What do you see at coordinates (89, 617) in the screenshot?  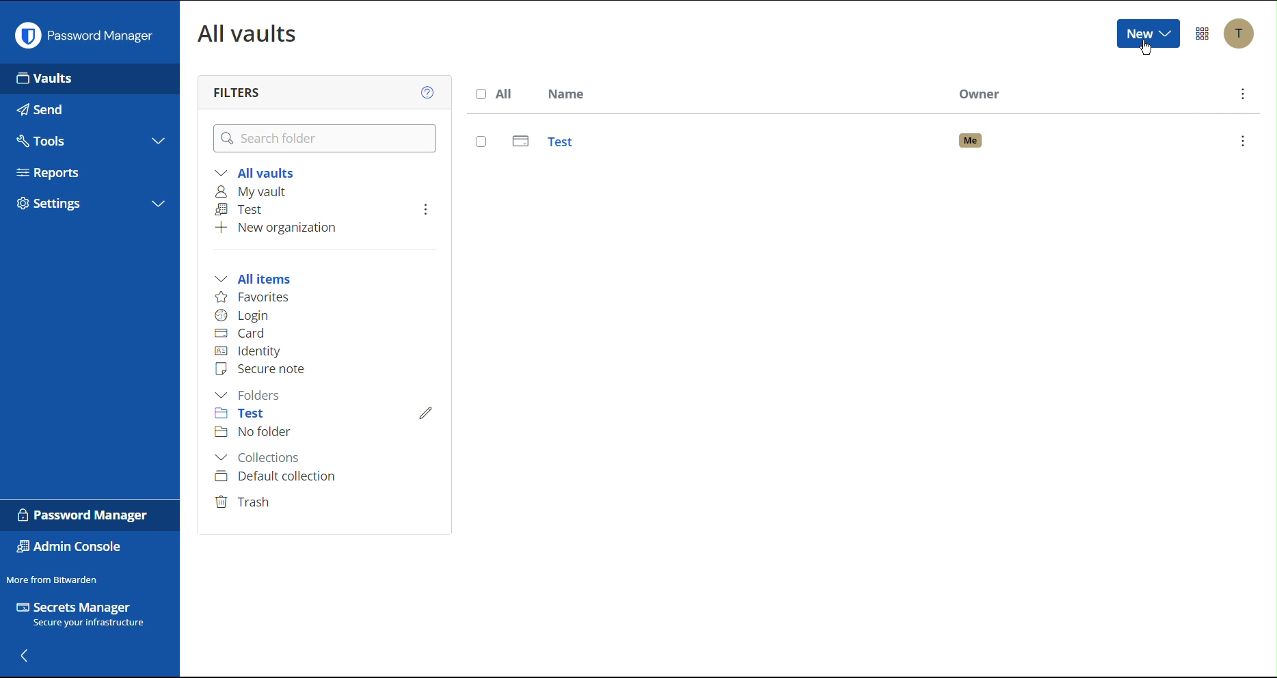 I see `Secrets Manager` at bounding box center [89, 617].